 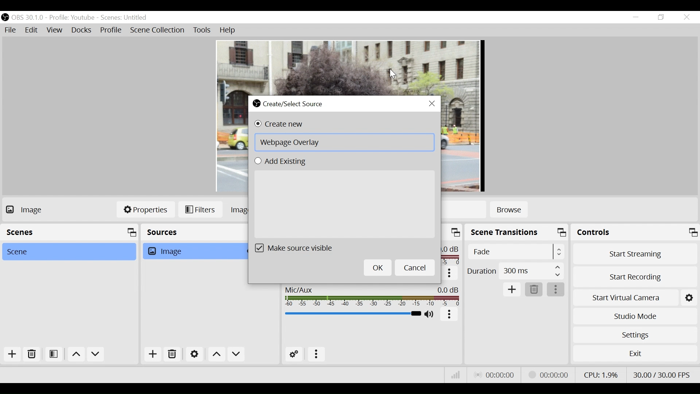 I want to click on Start Streaming, so click(x=635, y=254).